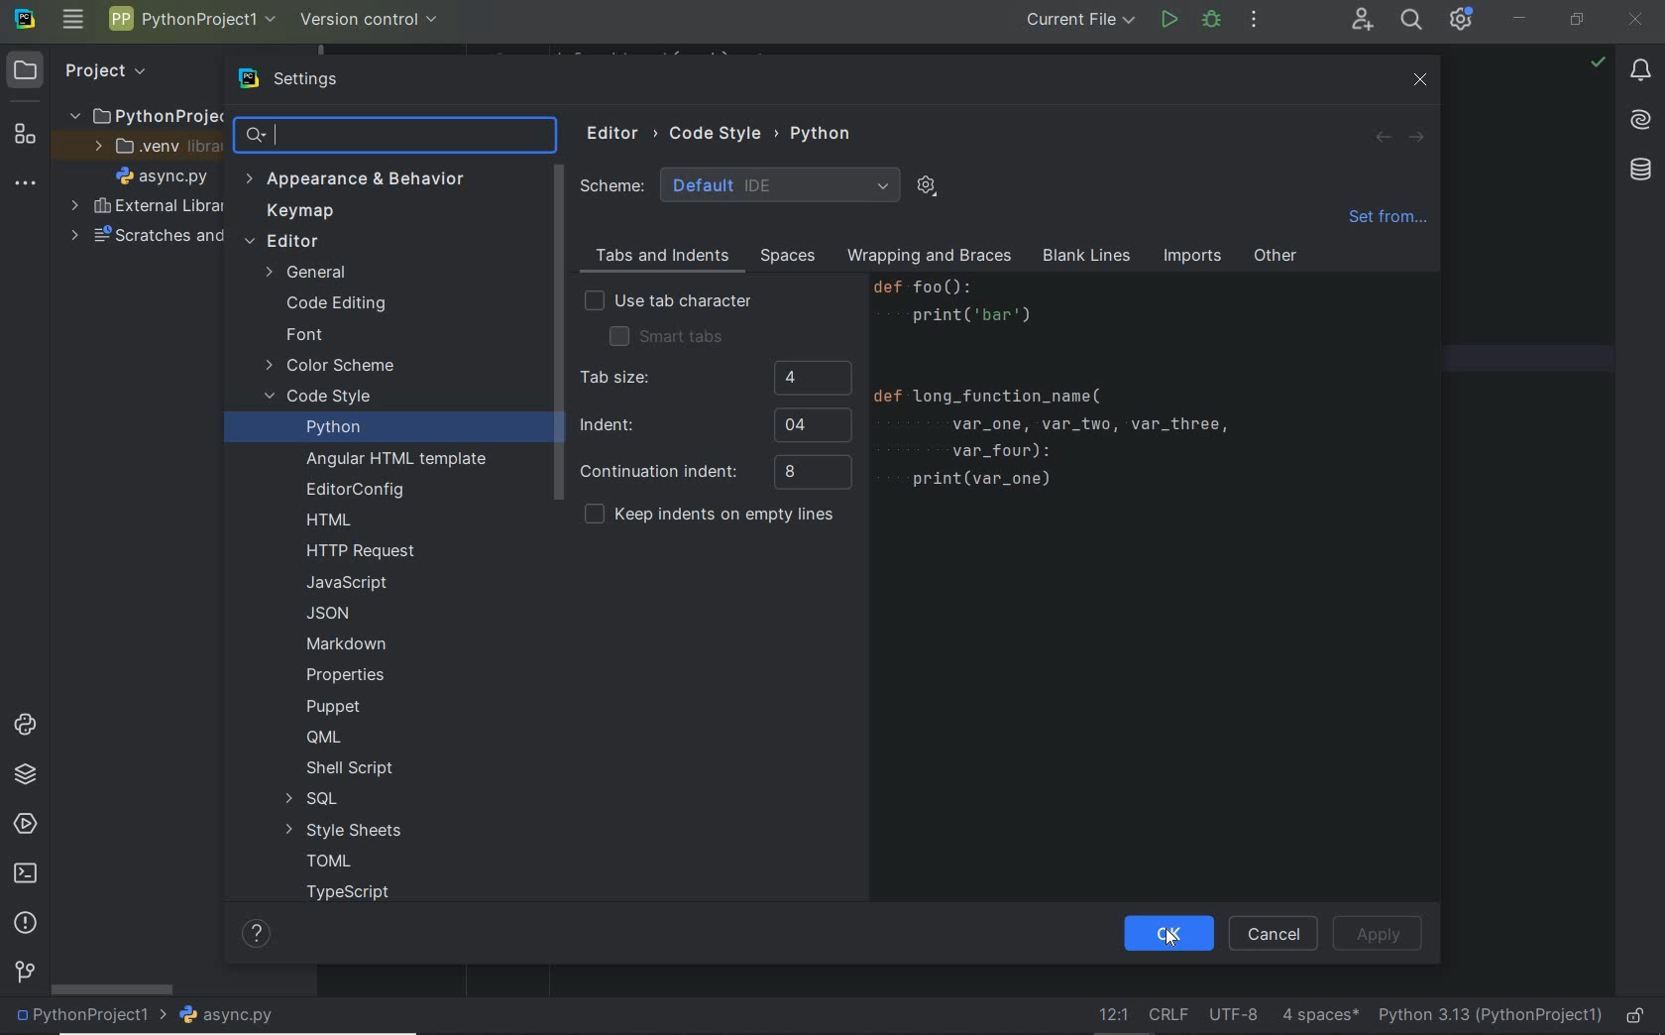  I want to click on settings, so click(309, 80).